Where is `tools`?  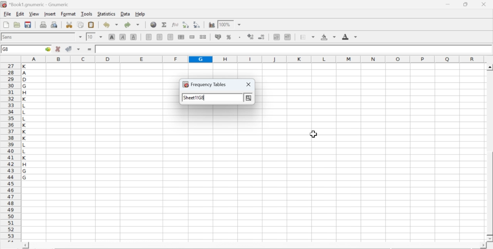
tools is located at coordinates (87, 13).